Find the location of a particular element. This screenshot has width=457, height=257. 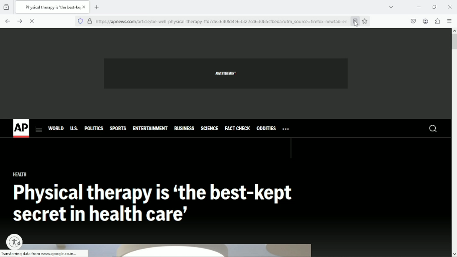

MENU is located at coordinates (39, 128).